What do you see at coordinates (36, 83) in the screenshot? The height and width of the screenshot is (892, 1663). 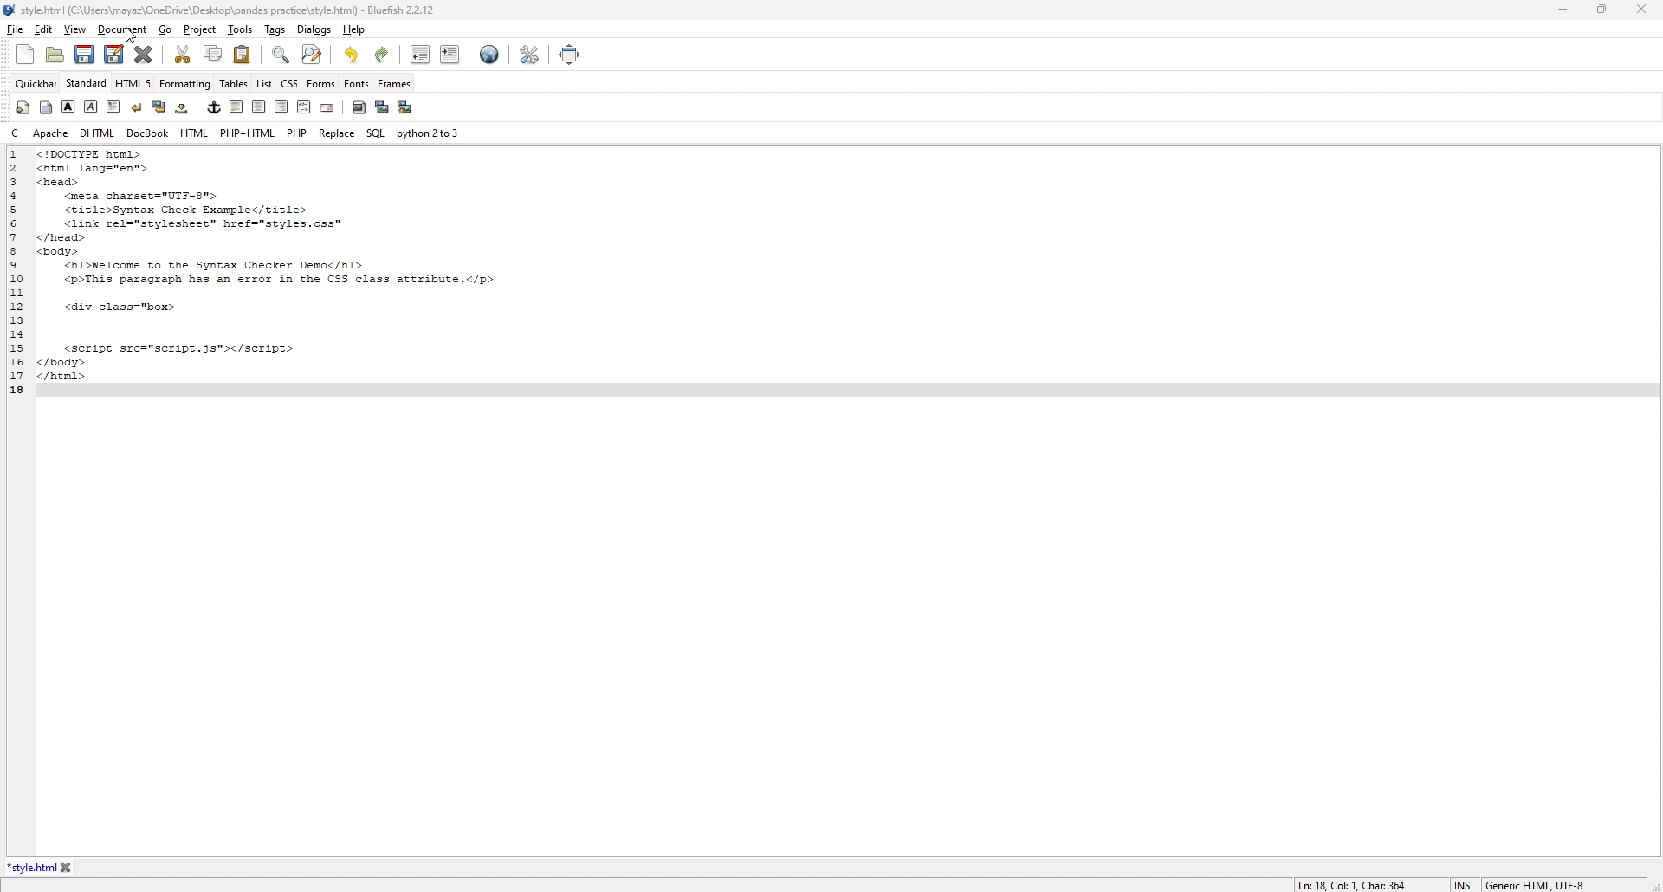 I see `quickbar` at bounding box center [36, 83].